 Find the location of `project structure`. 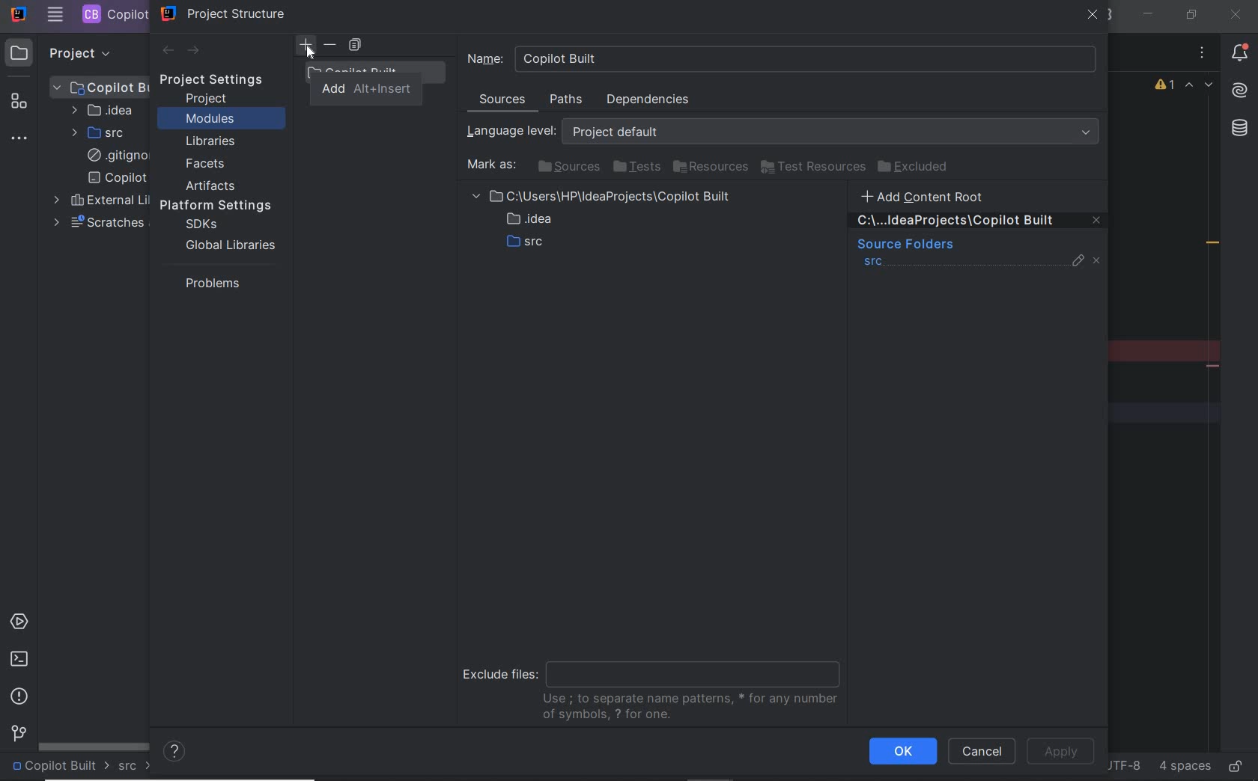

project structure is located at coordinates (224, 13).